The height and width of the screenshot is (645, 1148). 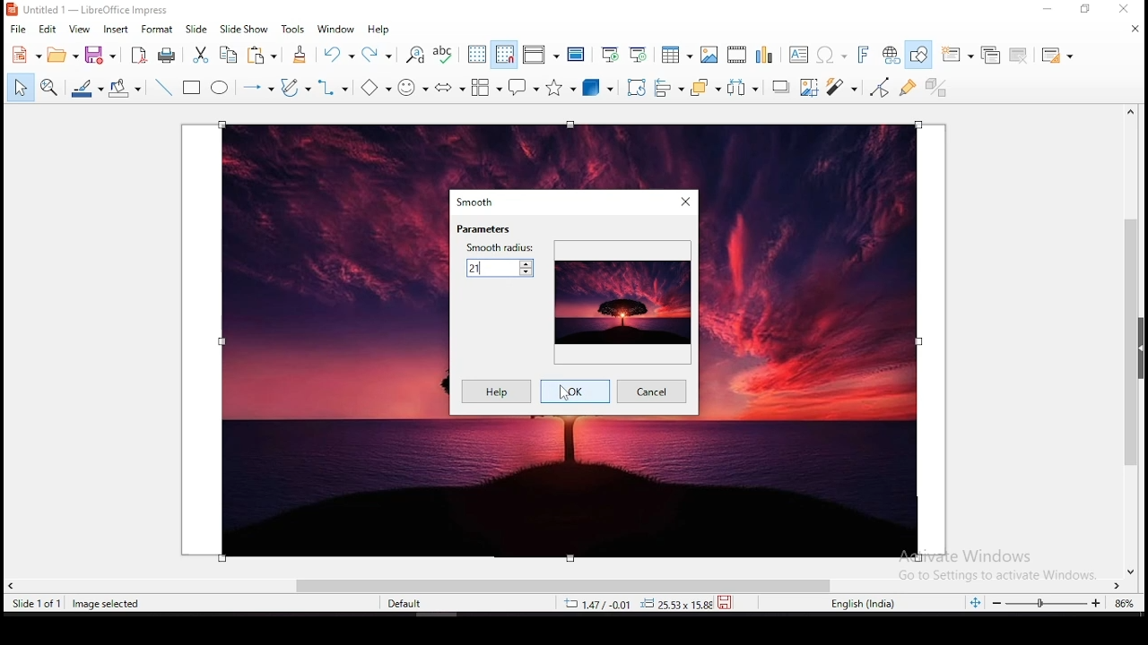 What do you see at coordinates (610, 53) in the screenshot?
I see `start from first slide` at bounding box center [610, 53].